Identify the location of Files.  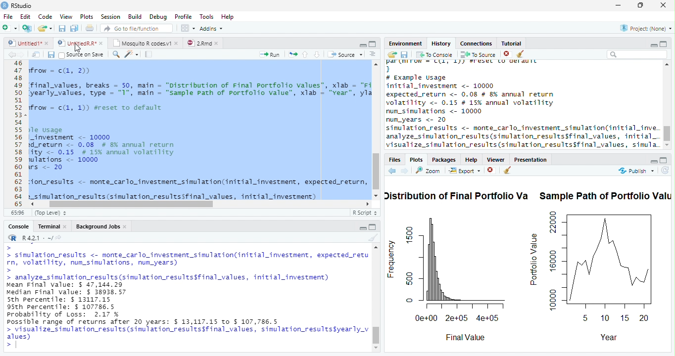
(395, 159).